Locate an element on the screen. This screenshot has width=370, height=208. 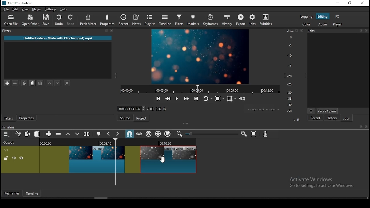
view is located at coordinates (26, 10).